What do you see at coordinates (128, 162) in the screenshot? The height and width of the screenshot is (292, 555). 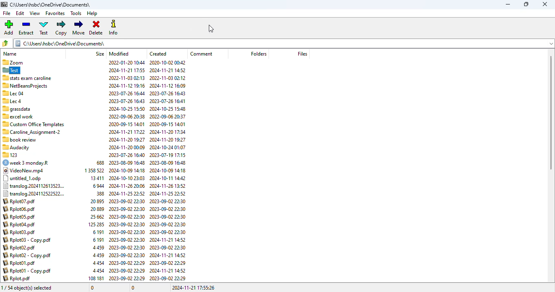 I see `2023-08-09 16:48` at bounding box center [128, 162].